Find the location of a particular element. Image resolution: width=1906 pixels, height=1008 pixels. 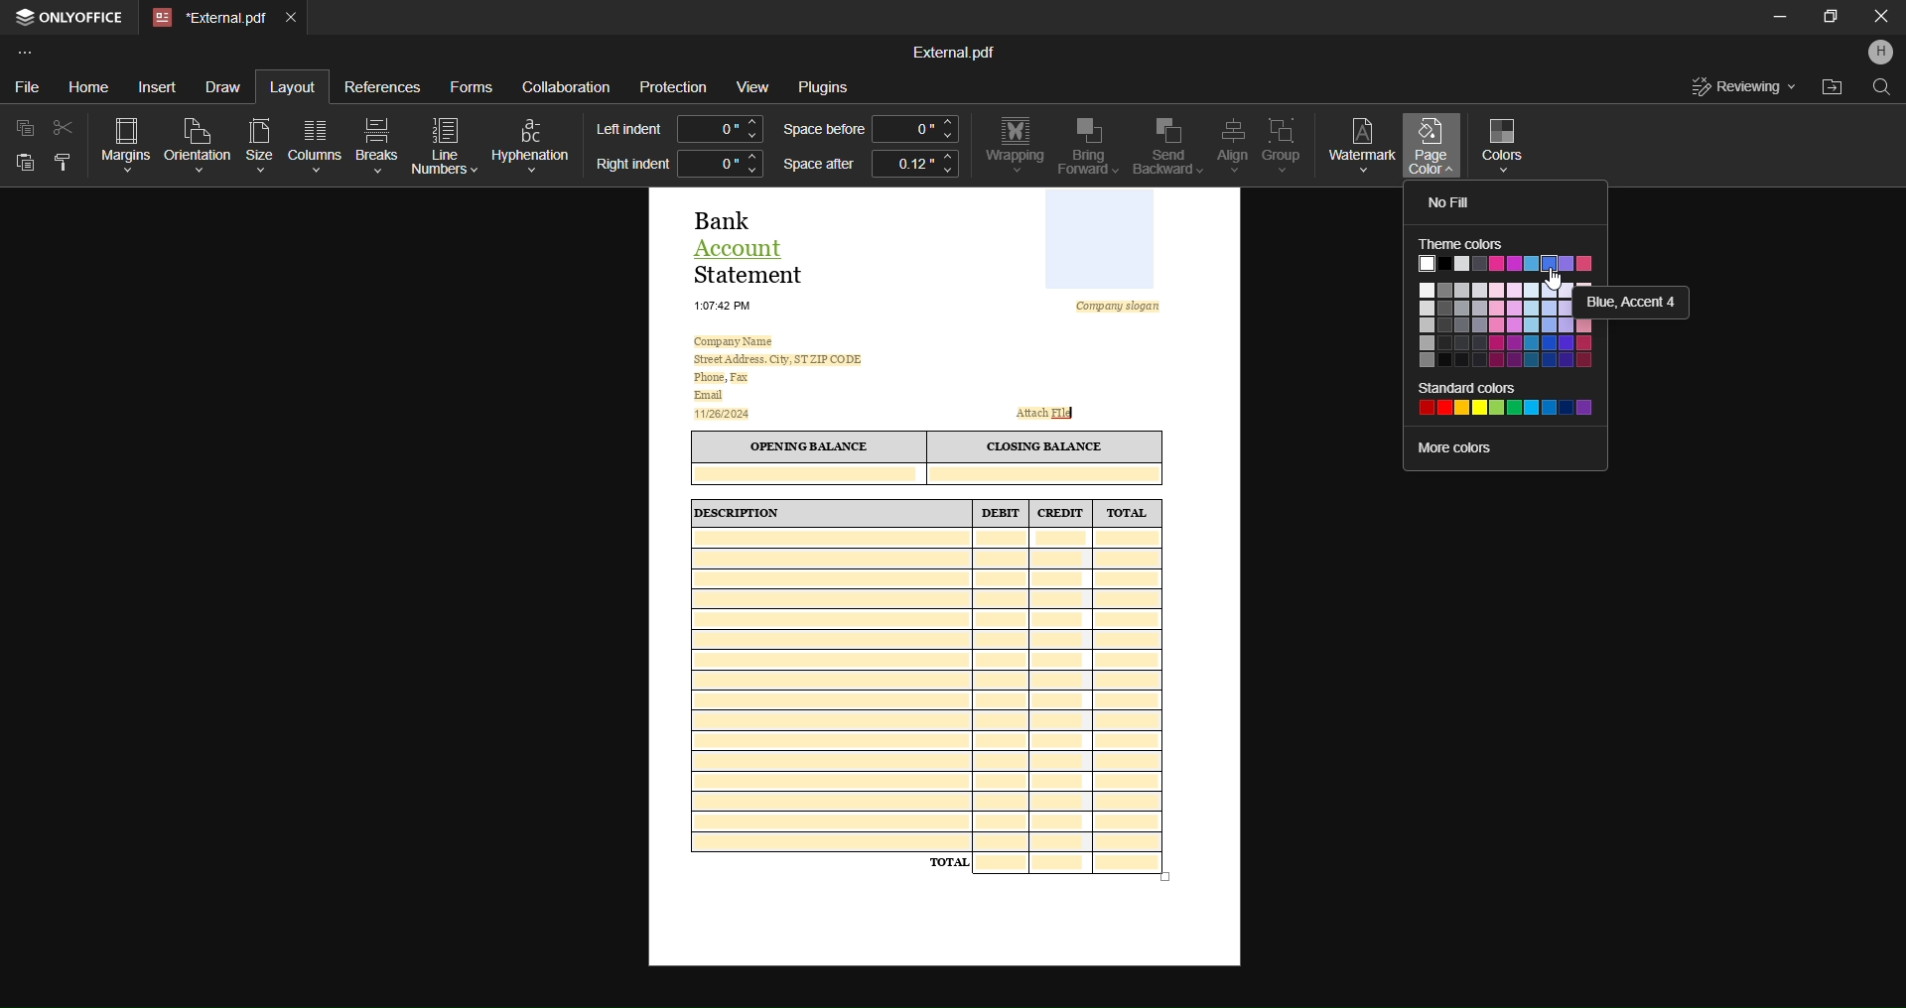

Standard Colors is located at coordinates (1507, 400).